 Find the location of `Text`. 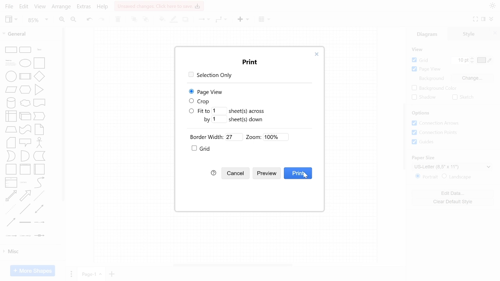

Text is located at coordinates (39, 50).